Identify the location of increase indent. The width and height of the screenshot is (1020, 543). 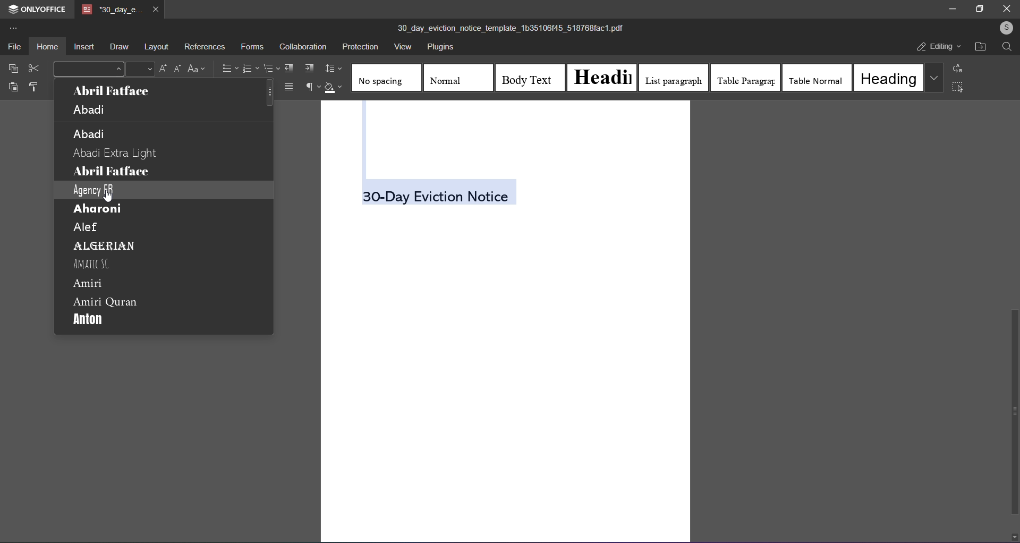
(309, 68).